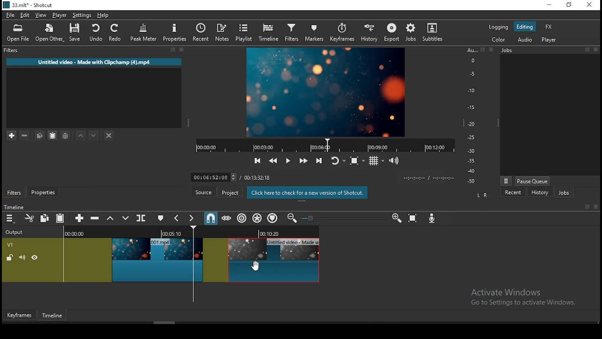 This screenshot has height=339, width=602. I want to click on settings, so click(83, 15).